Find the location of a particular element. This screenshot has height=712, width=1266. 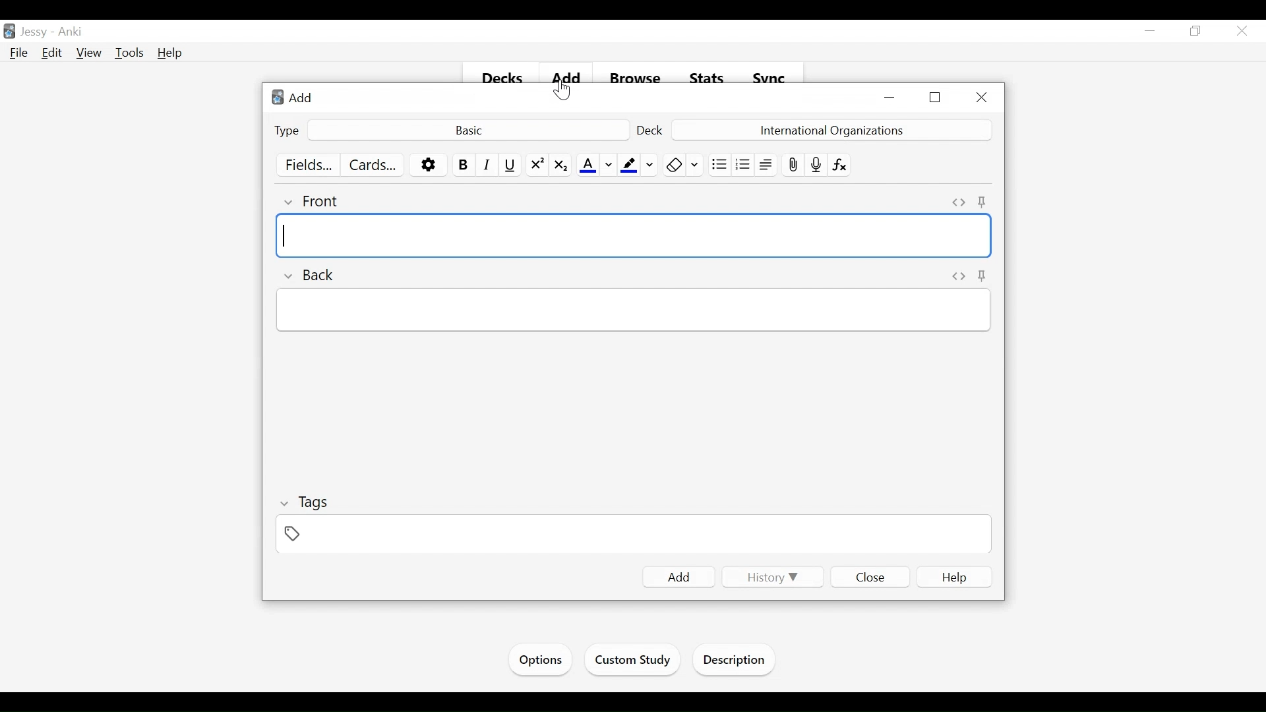

Subscript is located at coordinates (561, 165).